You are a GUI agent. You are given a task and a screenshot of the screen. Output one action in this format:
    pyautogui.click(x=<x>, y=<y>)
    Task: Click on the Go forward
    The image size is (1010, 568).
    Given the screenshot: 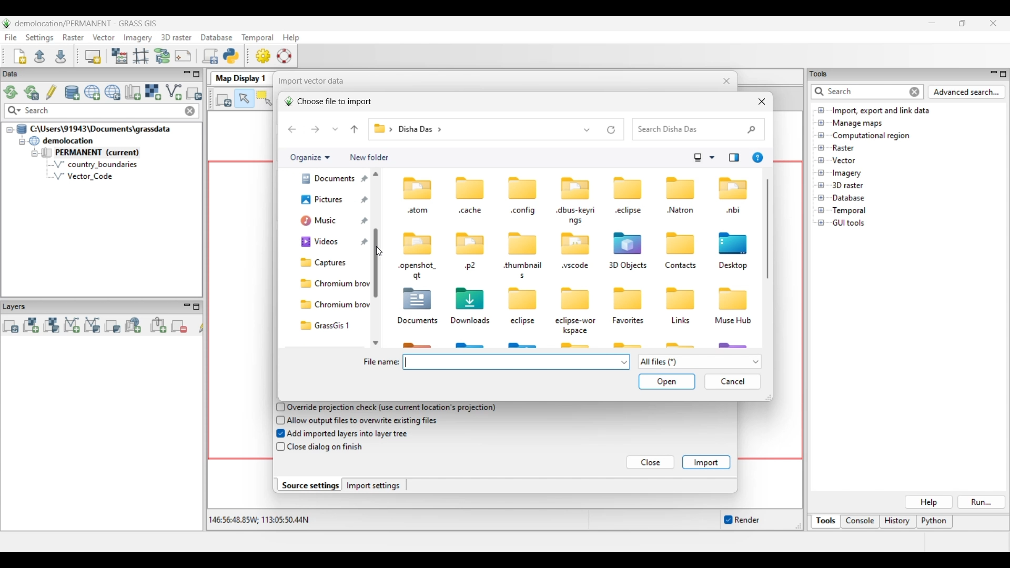 What is the action you would take?
    pyautogui.click(x=315, y=129)
    